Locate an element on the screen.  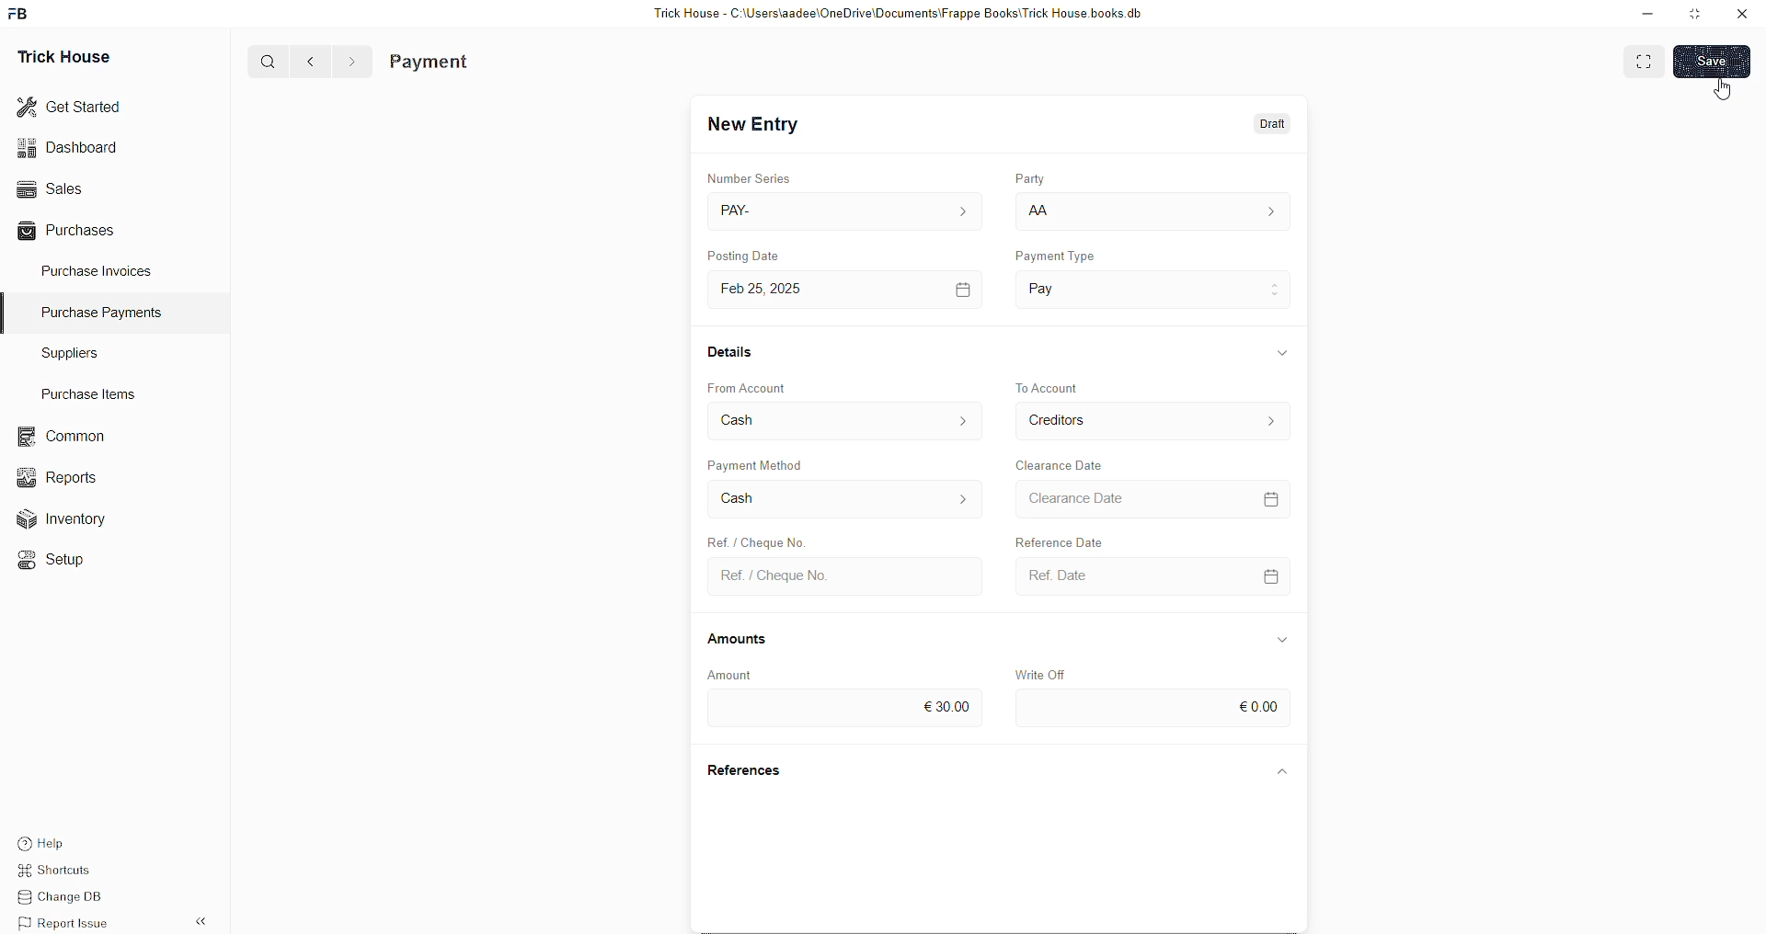
Trick House is located at coordinates (58, 55).